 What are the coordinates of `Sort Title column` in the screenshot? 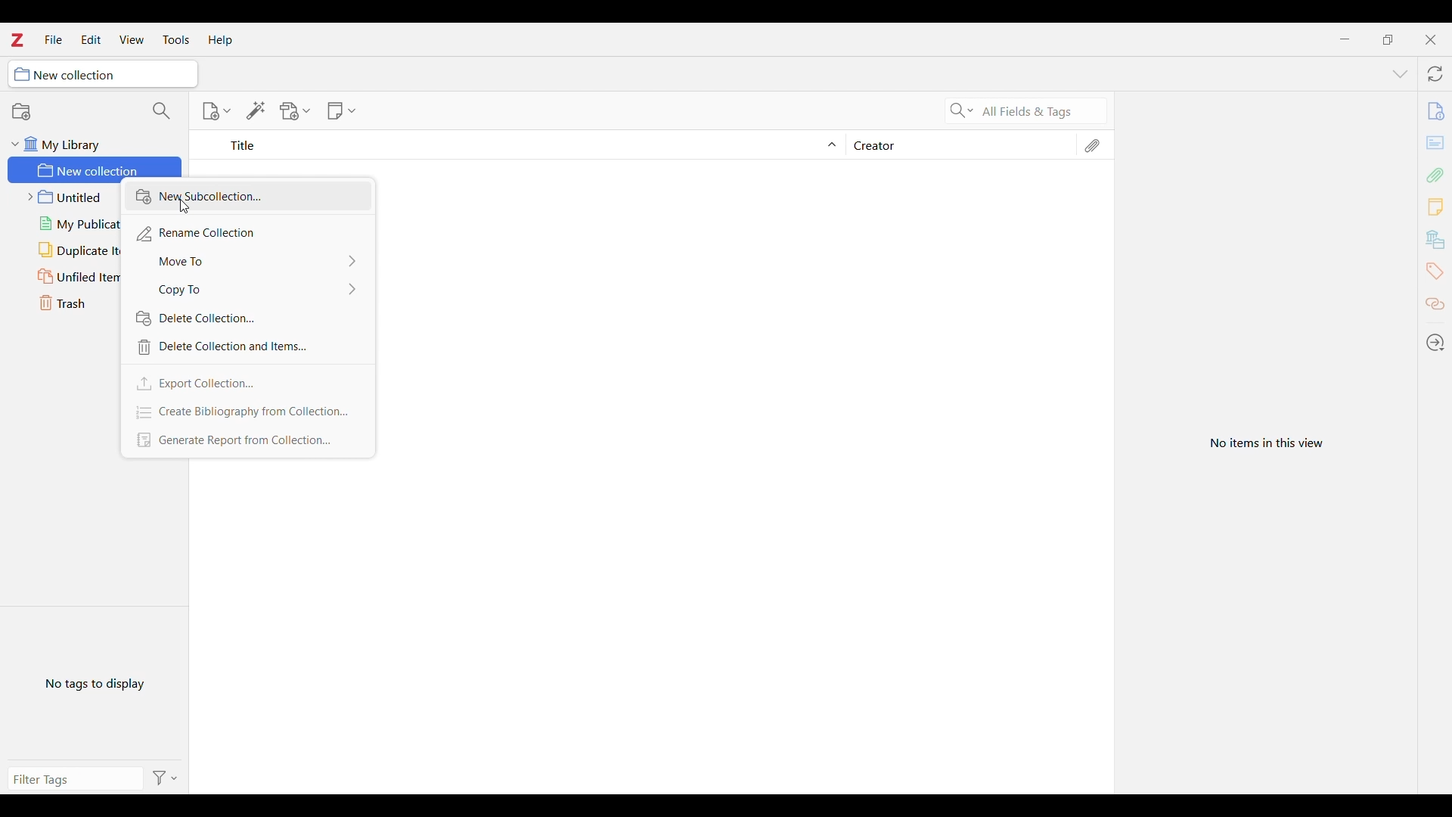 It's located at (527, 145).